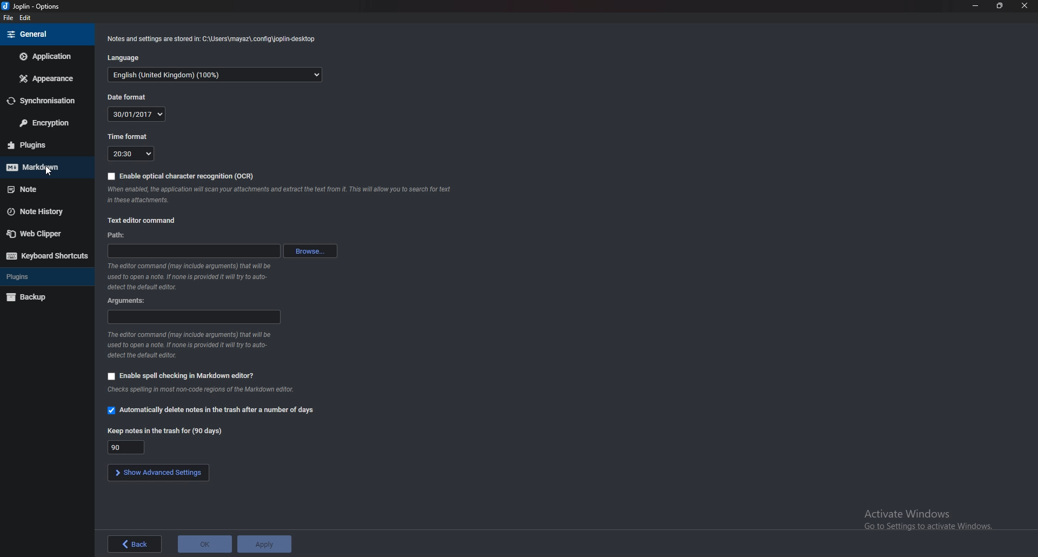 This screenshot has width=1038, height=557. I want to click on mark down, so click(45, 167).